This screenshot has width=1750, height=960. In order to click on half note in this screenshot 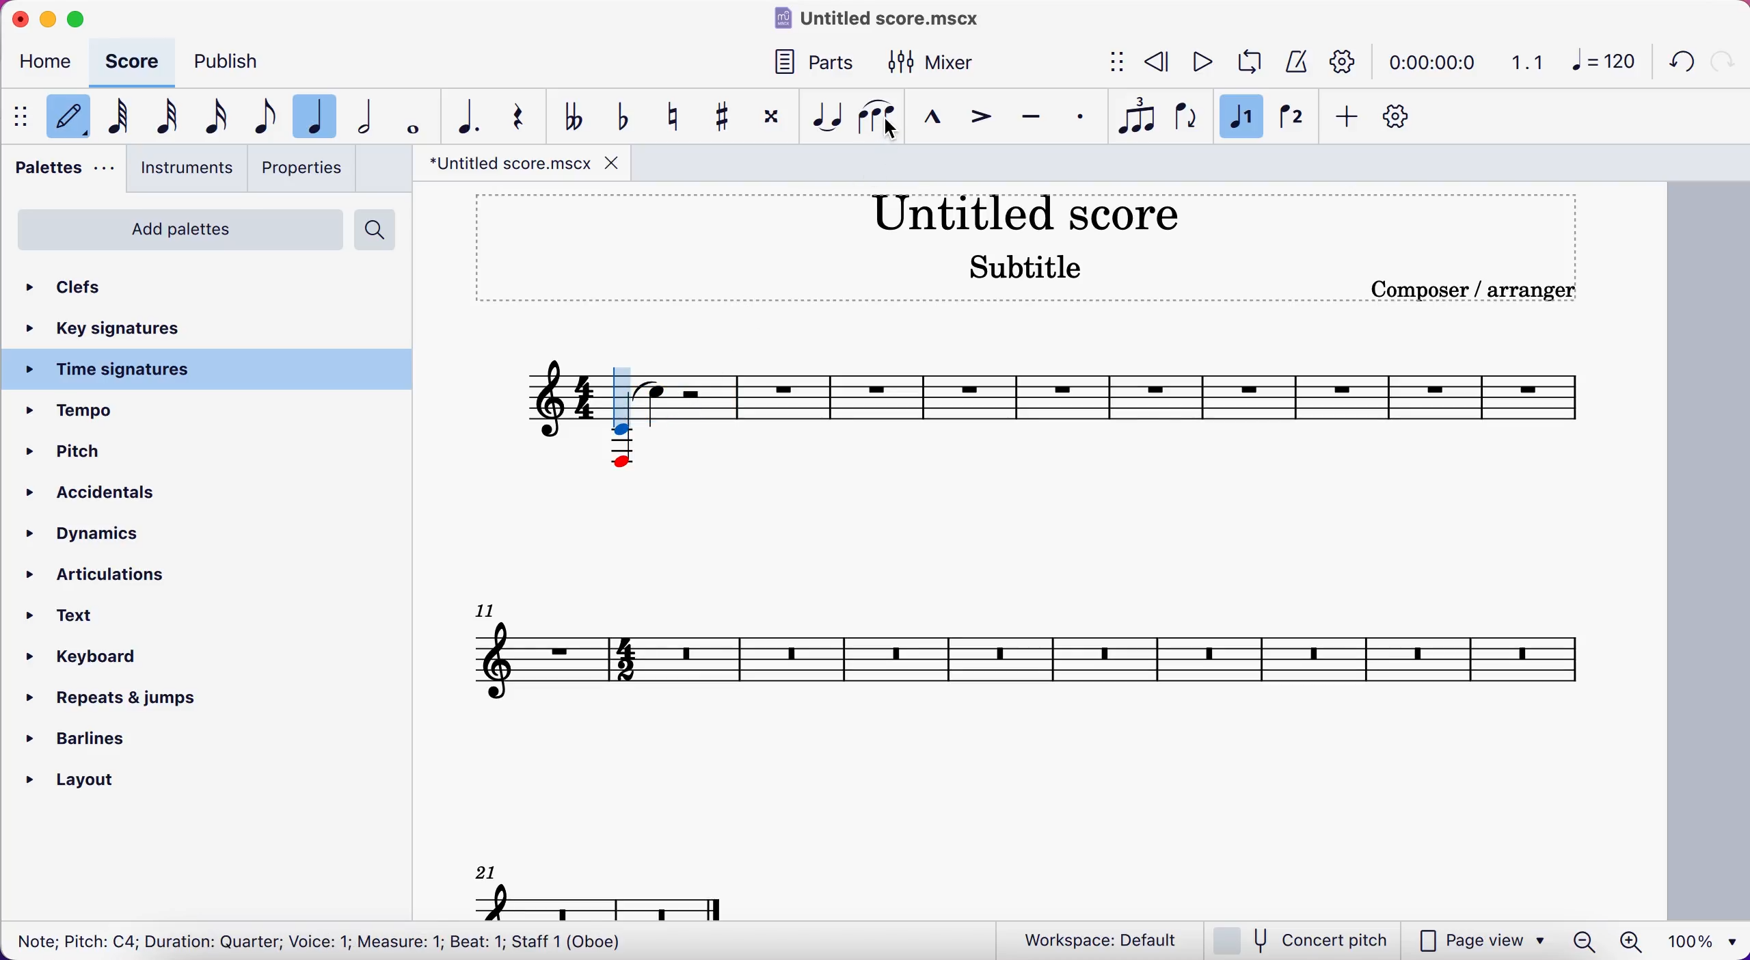, I will do `click(369, 114)`.